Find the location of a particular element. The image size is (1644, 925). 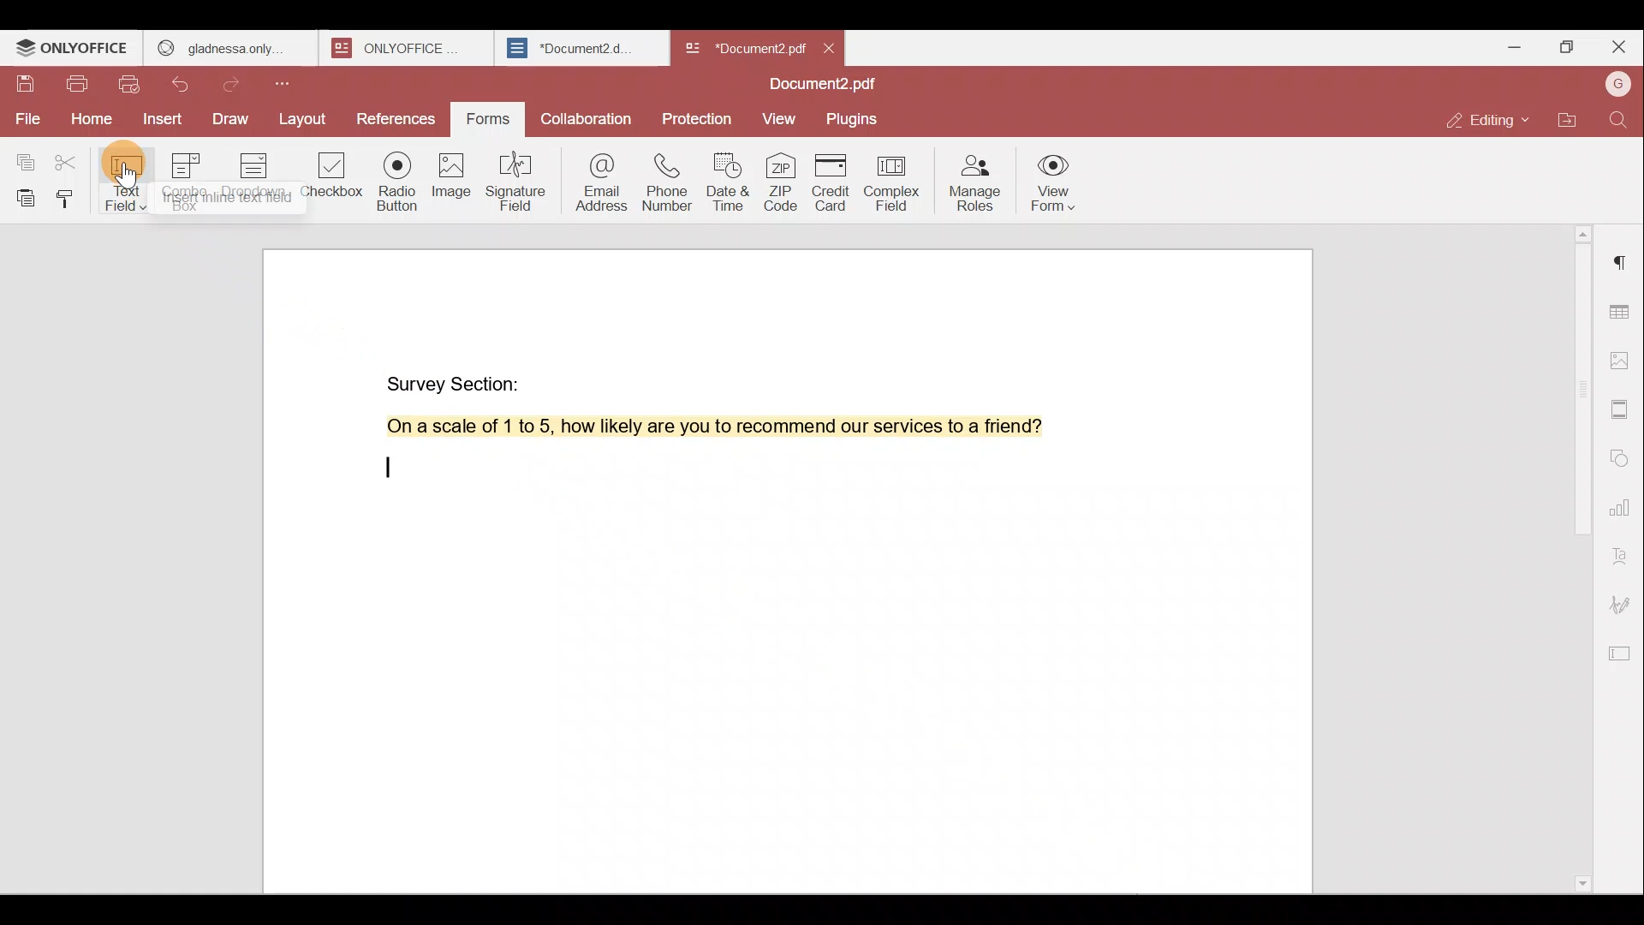

References is located at coordinates (397, 121).